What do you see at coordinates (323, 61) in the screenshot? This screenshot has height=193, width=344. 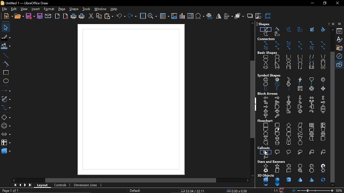 I see `block arc` at bounding box center [323, 61].